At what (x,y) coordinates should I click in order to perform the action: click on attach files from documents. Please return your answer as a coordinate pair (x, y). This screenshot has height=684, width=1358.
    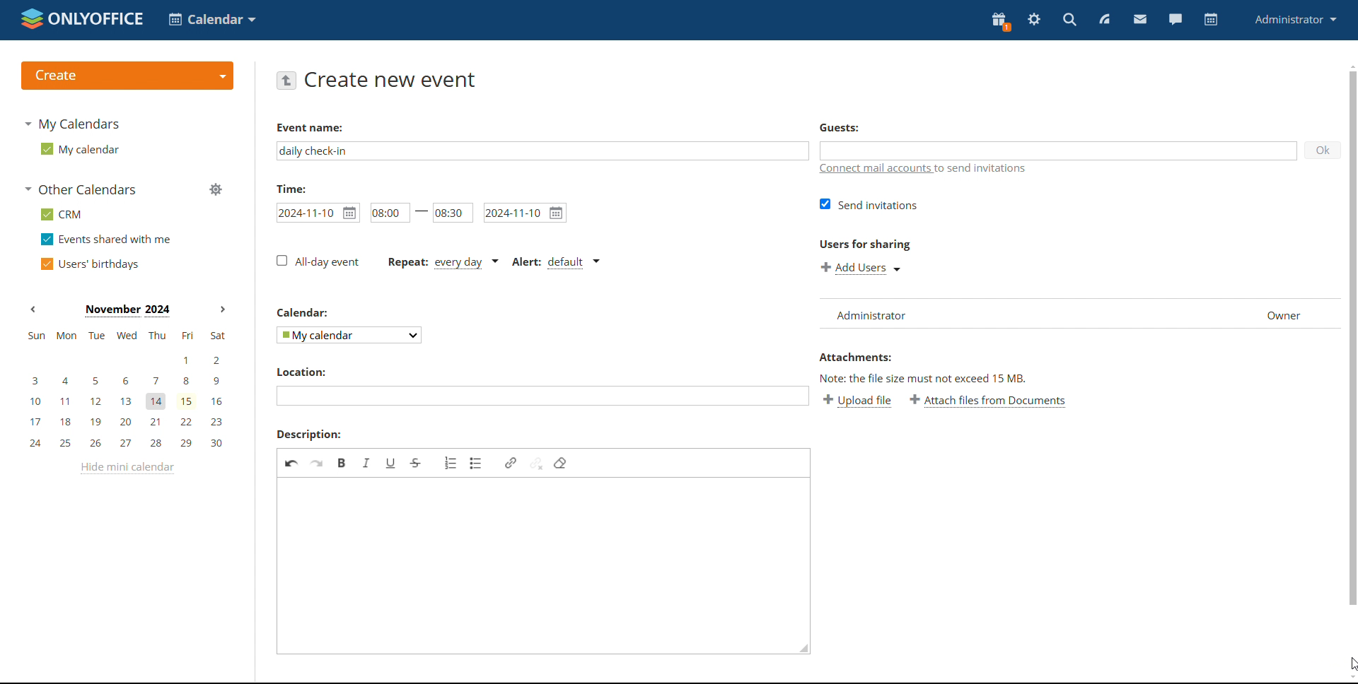
    Looking at the image, I should click on (991, 401).